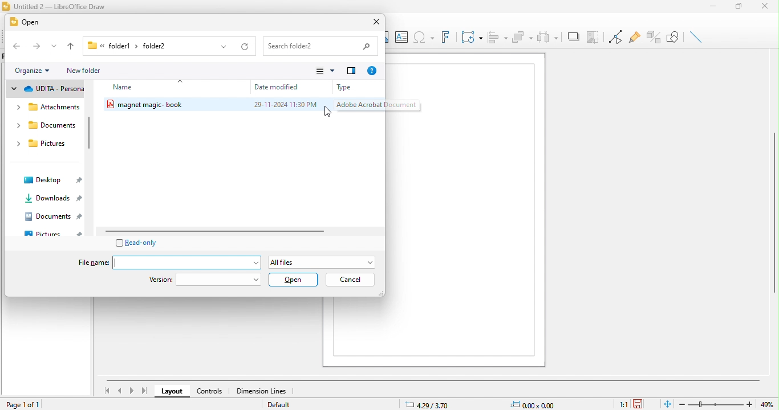 This screenshot has width=779, height=410. Describe the element at coordinates (534, 403) in the screenshot. I see `0.00x0.00` at that location.